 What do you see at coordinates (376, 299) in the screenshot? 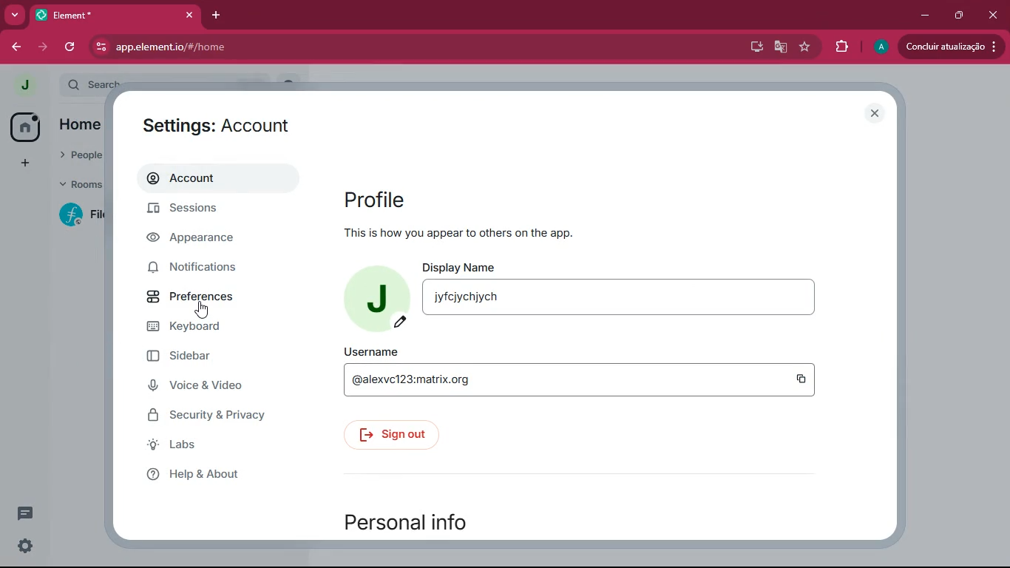
I see `profile picture` at bounding box center [376, 299].